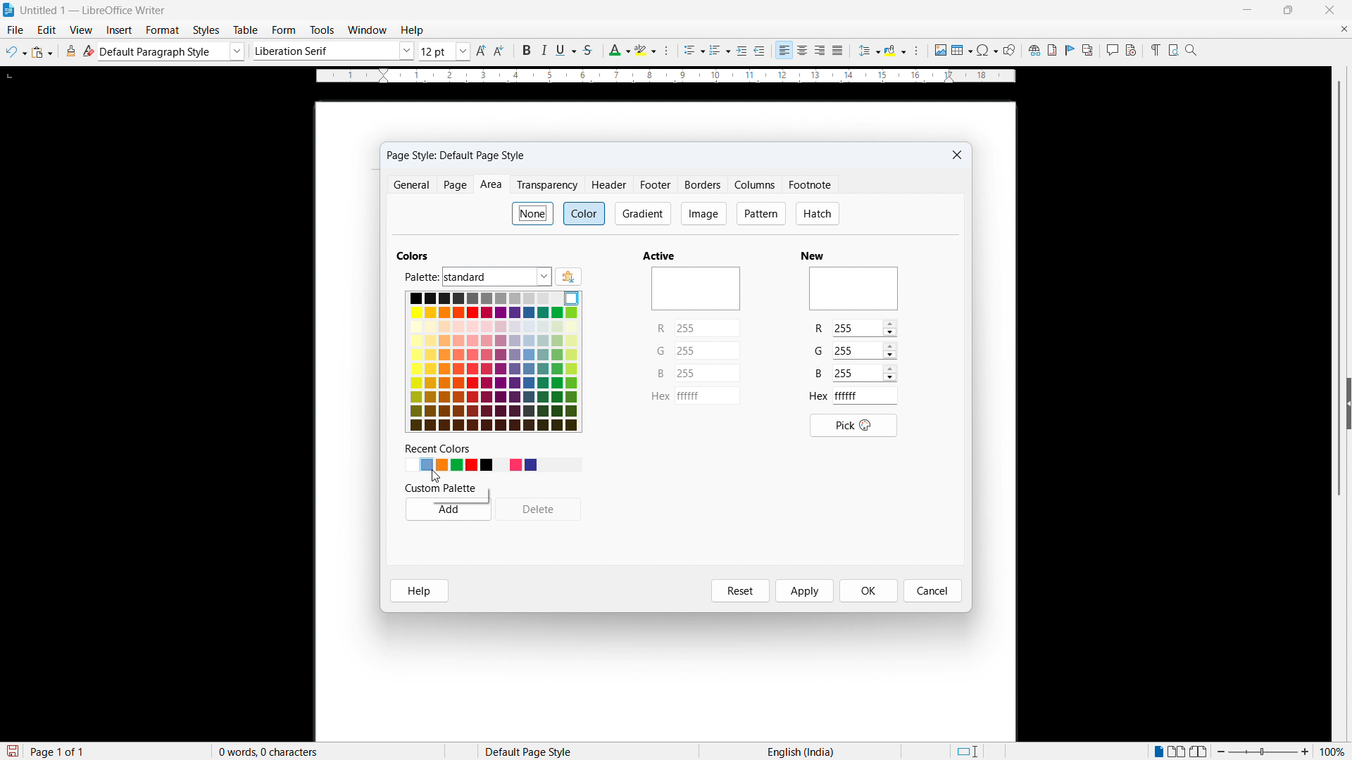 Image resolution: width=1352 pixels, height=760 pixels. I want to click on Zoom , so click(1191, 49).